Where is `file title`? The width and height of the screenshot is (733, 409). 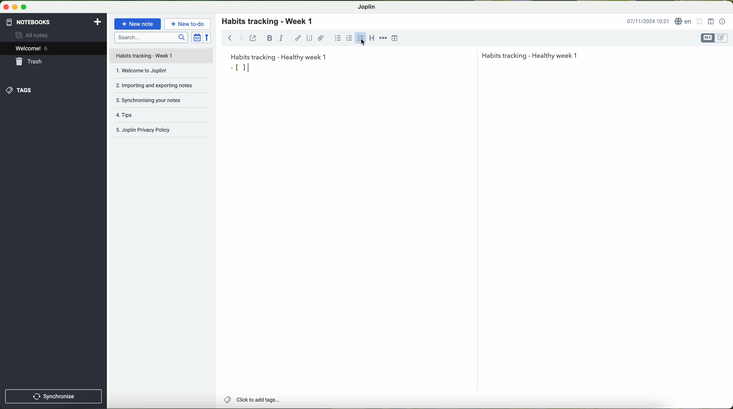 file title is located at coordinates (161, 56).